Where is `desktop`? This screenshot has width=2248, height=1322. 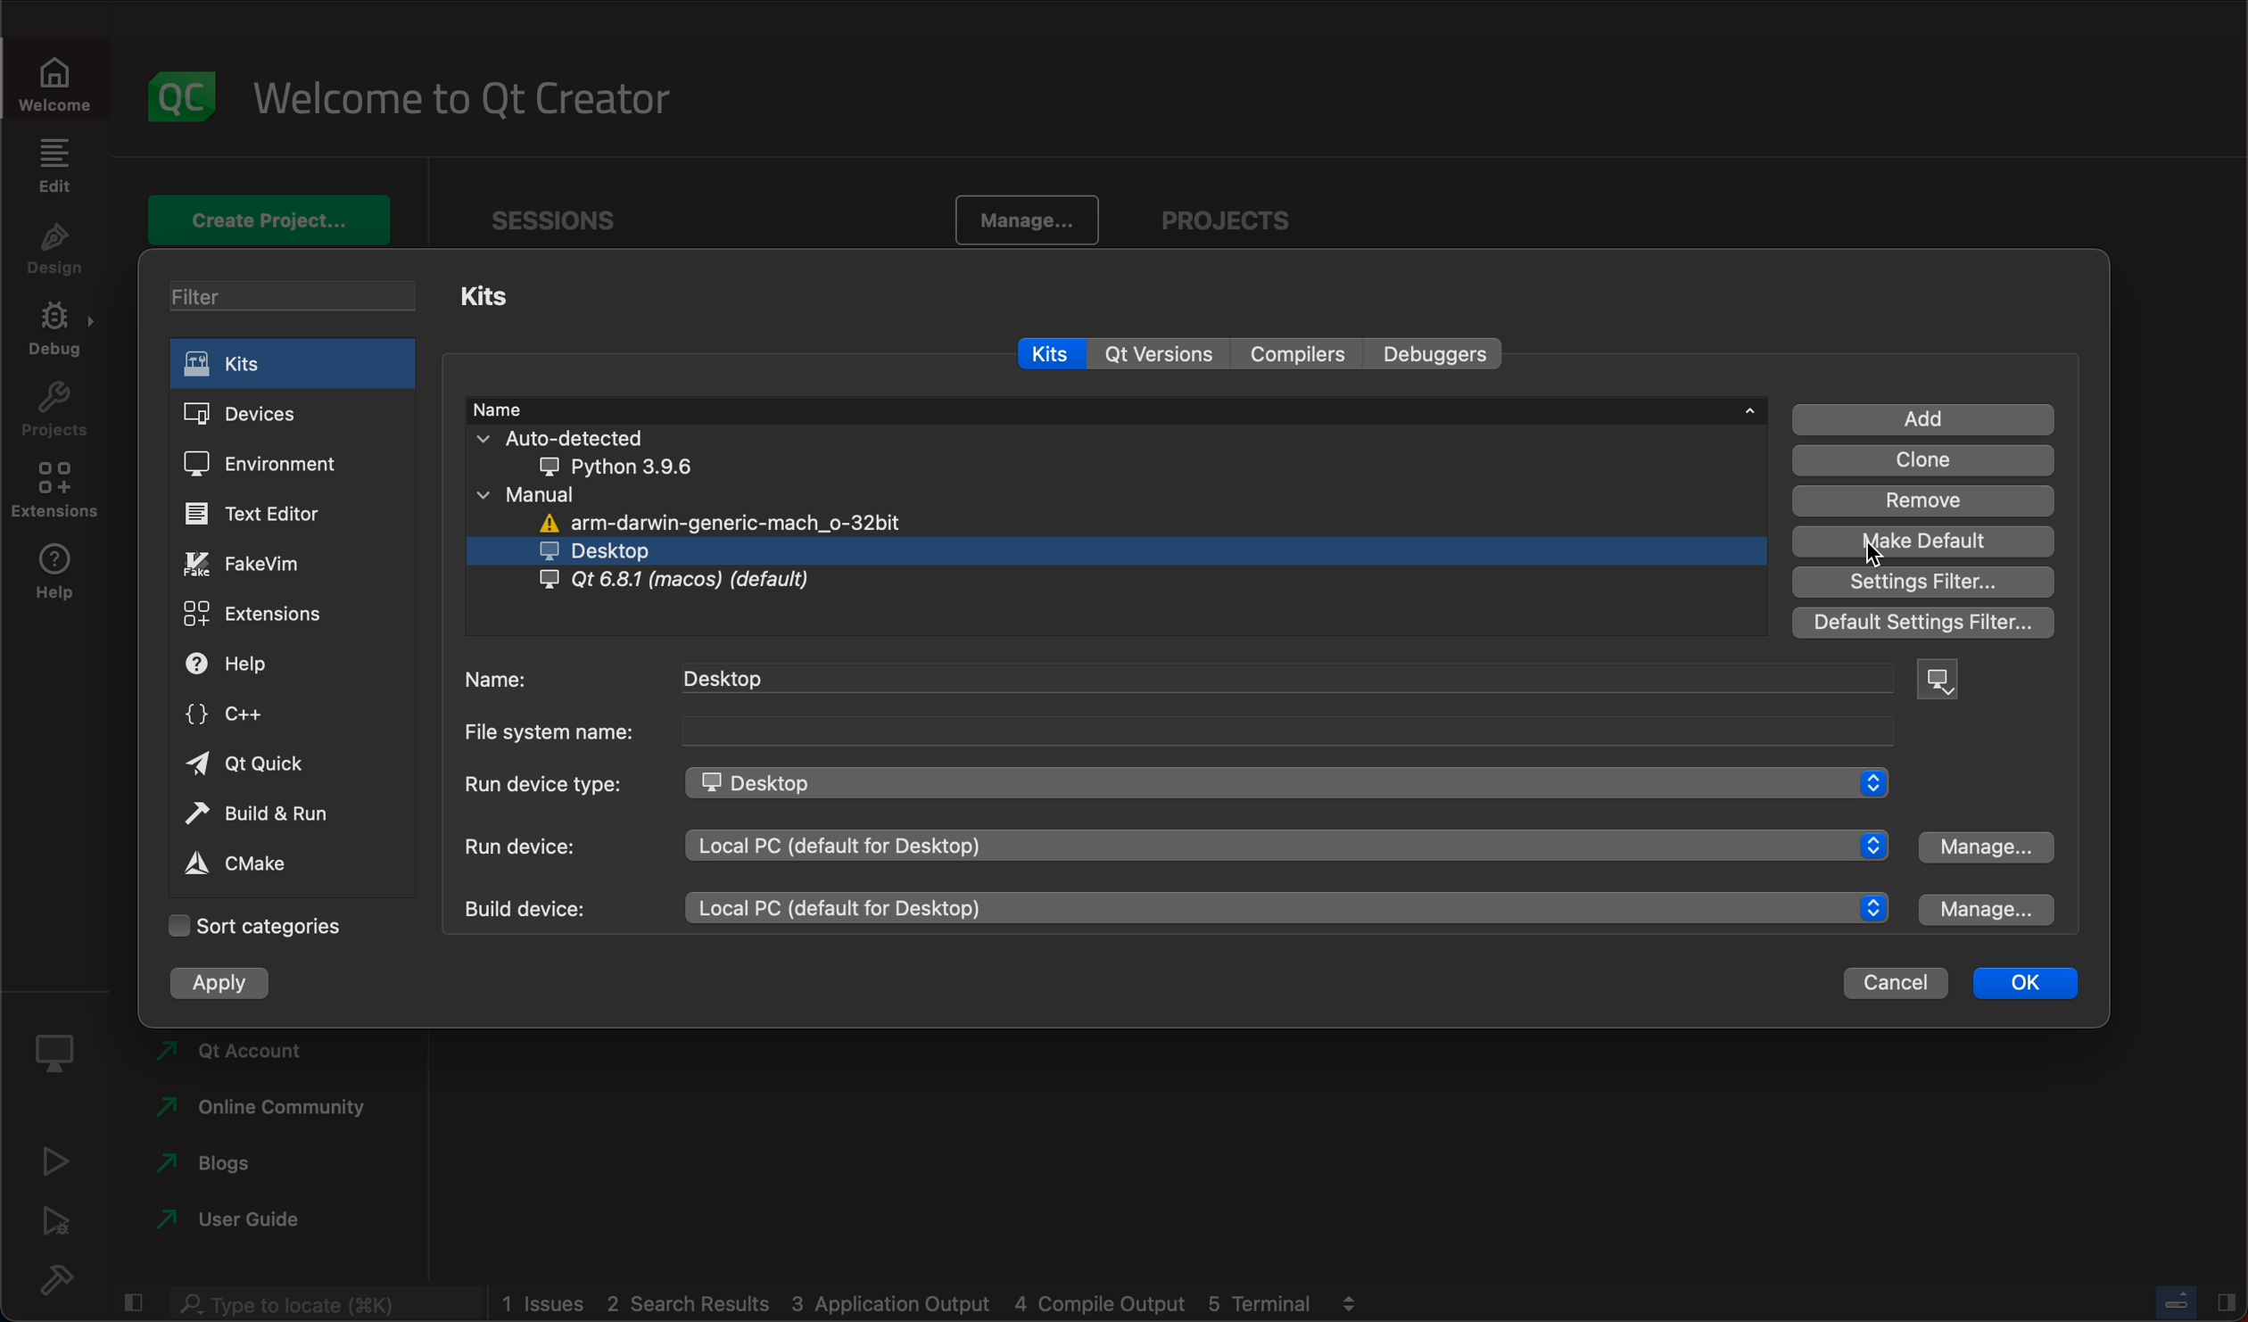 desktop is located at coordinates (1278, 678).